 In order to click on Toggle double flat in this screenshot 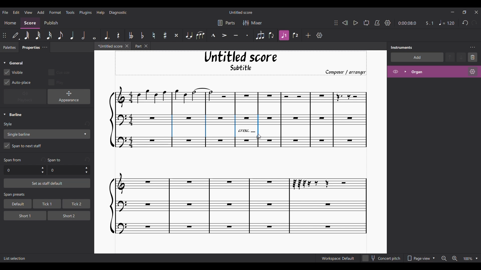, I will do `click(130, 35)`.